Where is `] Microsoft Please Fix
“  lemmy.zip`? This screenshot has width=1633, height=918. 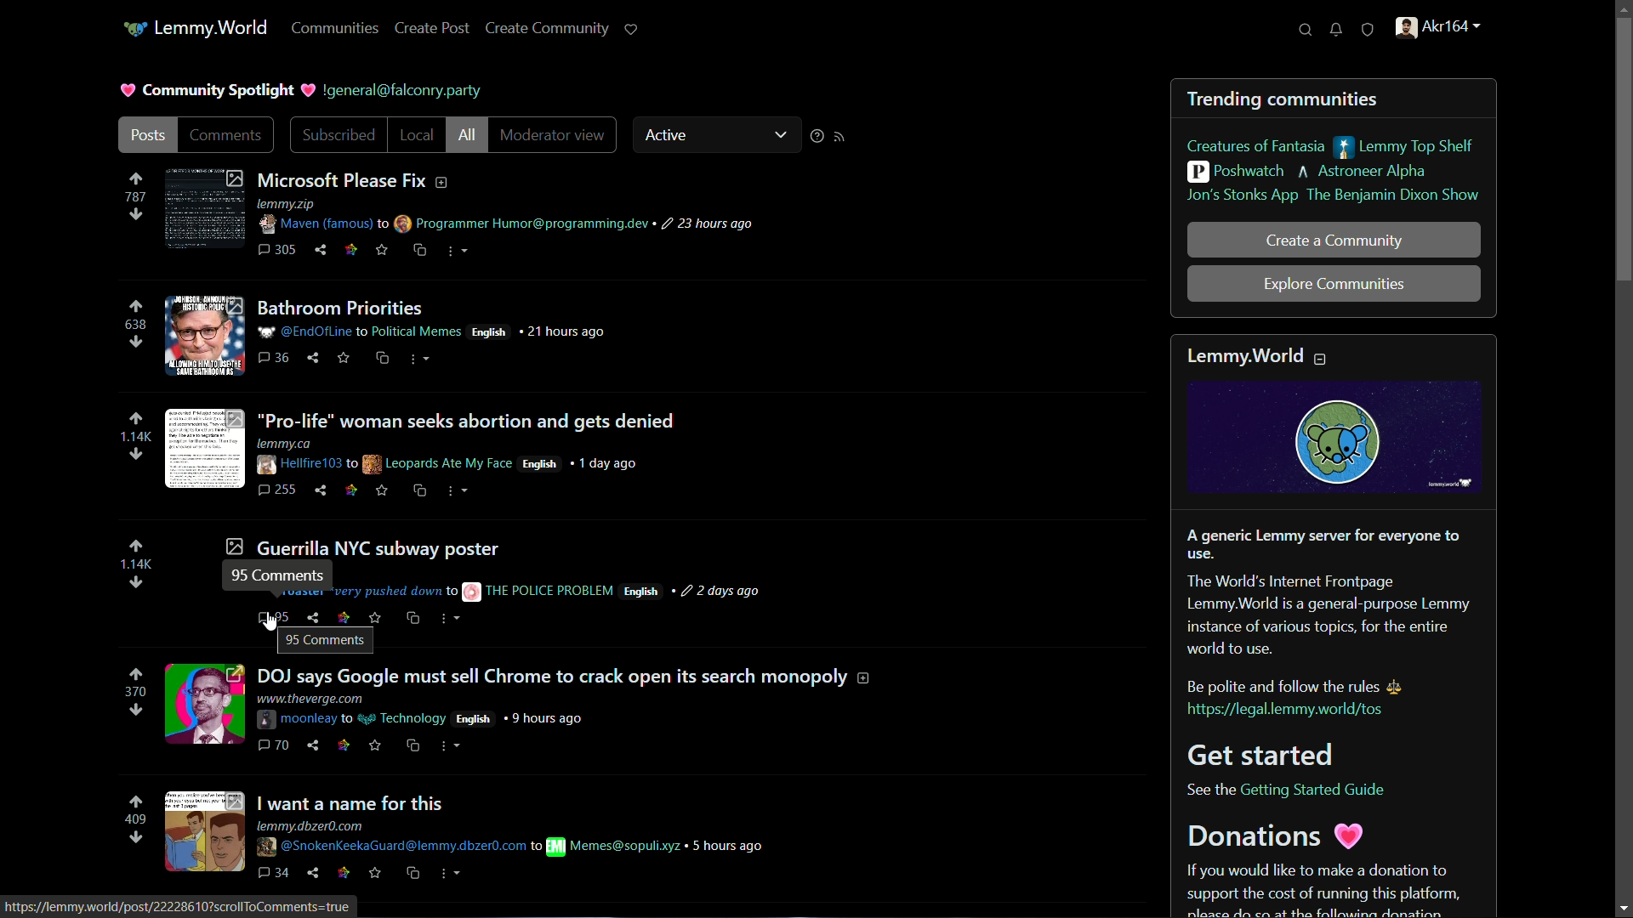
] Microsoft Please Fix
“  lemmy.zip is located at coordinates (371, 187).